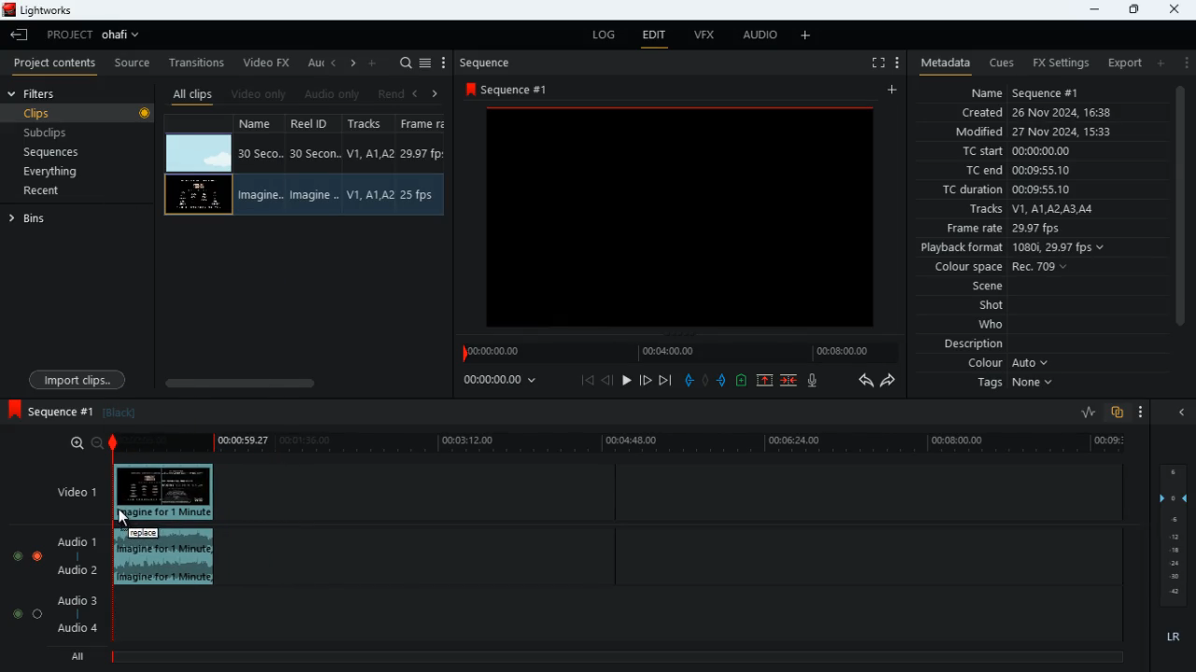 Image resolution: width=1196 pixels, height=672 pixels. What do you see at coordinates (1165, 63) in the screenshot?
I see `add` at bounding box center [1165, 63].